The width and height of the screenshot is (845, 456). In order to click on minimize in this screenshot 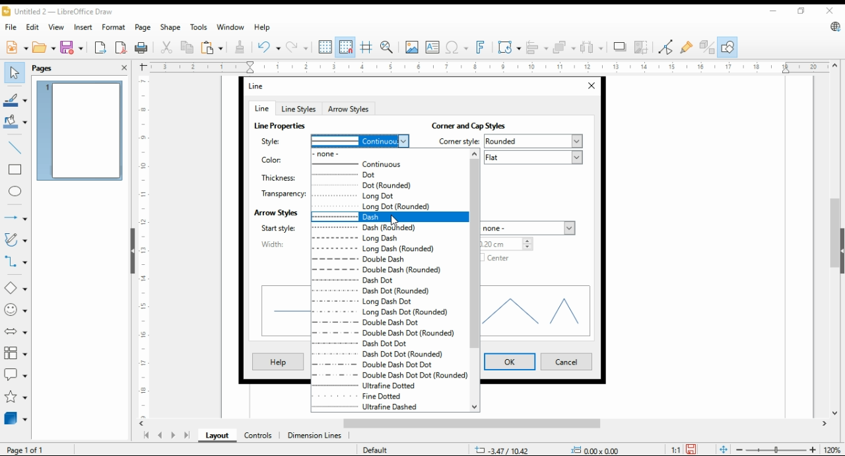, I will do `click(775, 9)`.